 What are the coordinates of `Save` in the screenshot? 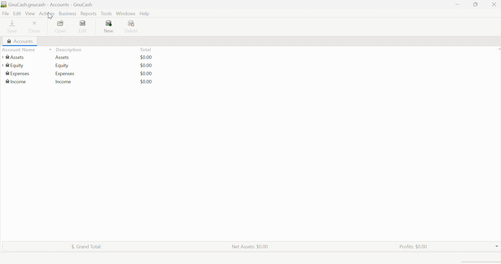 It's located at (14, 26).